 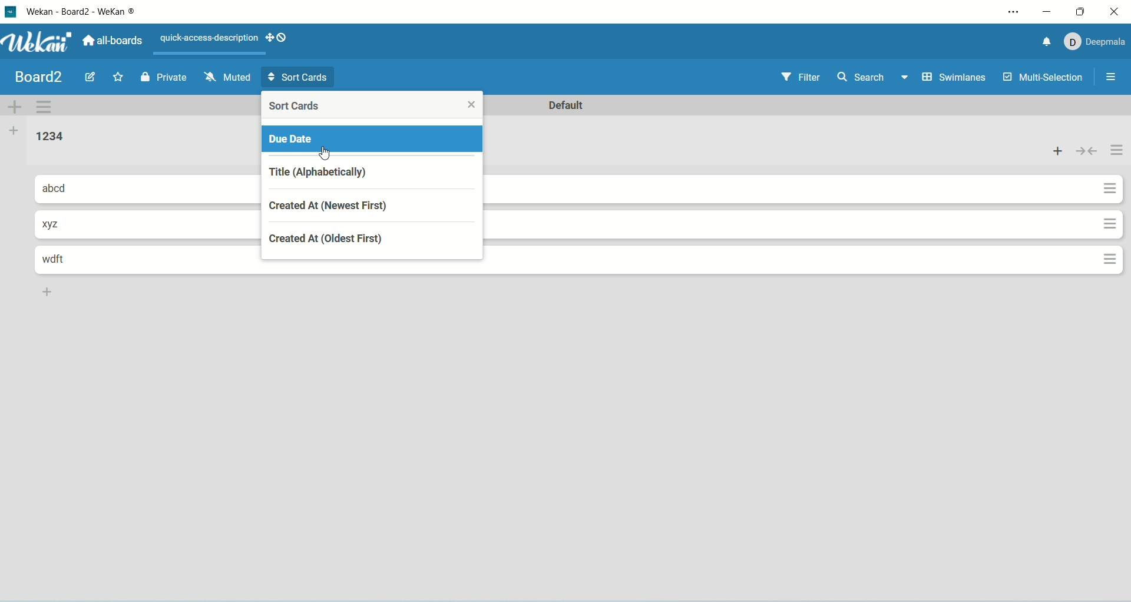 I want to click on cursor, so click(x=323, y=155).